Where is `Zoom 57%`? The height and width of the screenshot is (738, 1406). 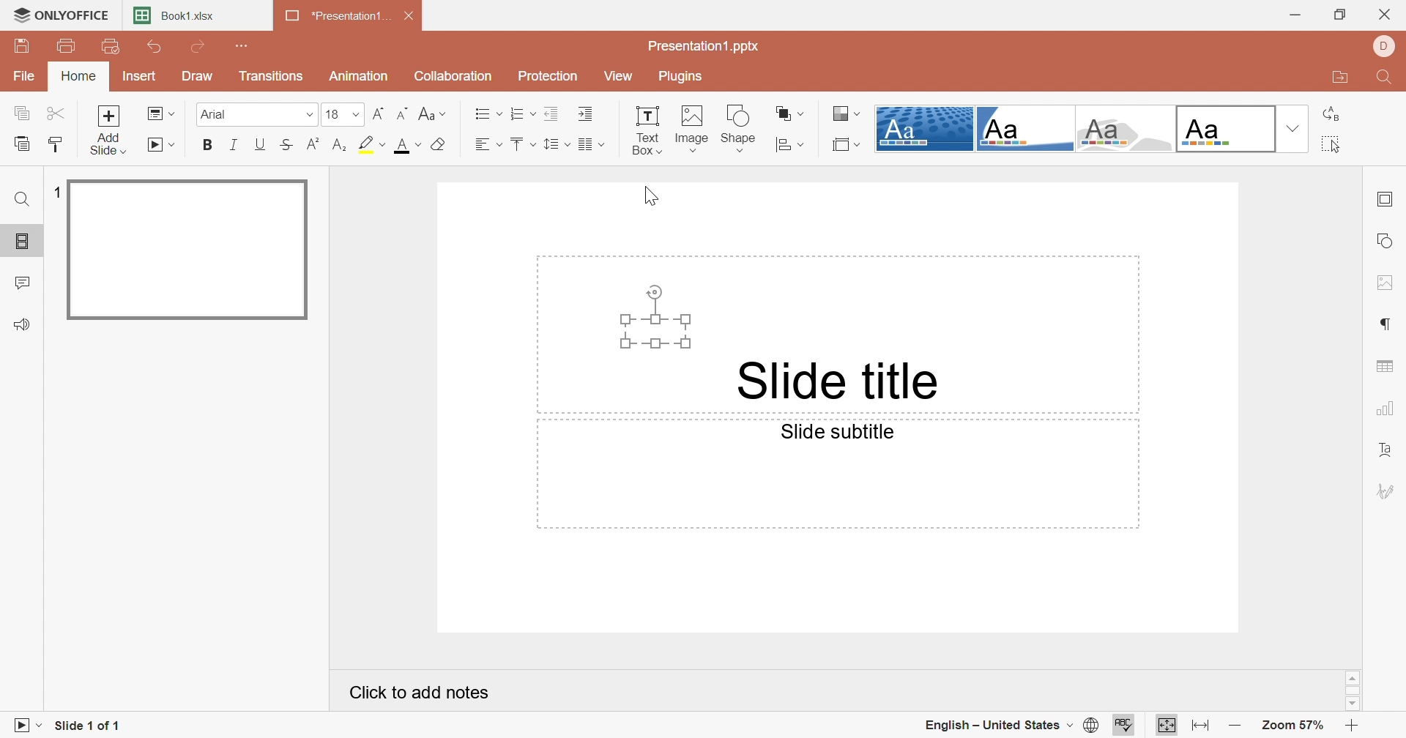
Zoom 57% is located at coordinates (1294, 725).